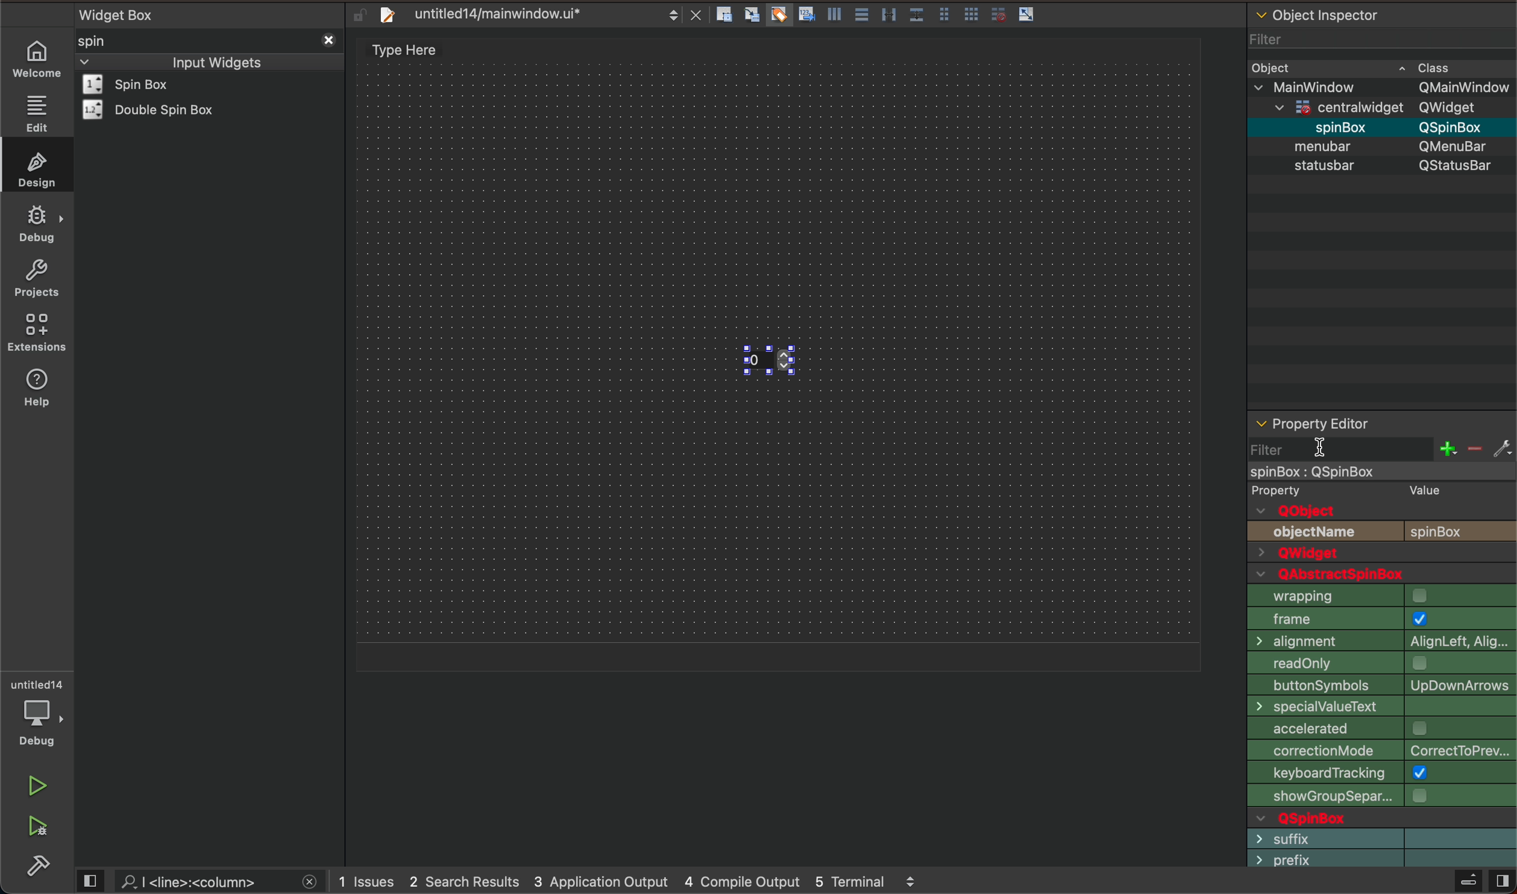  I want to click on text, so click(1330, 167).